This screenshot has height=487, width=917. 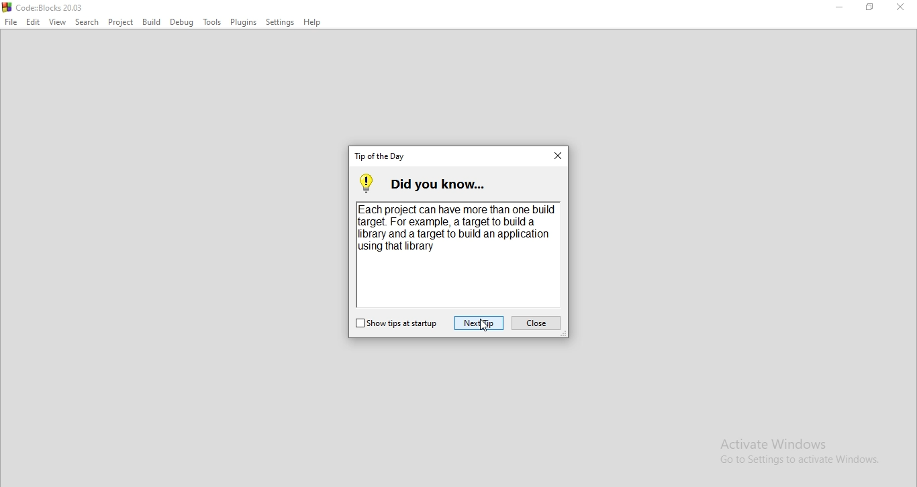 I want to click on Minimise, so click(x=838, y=8).